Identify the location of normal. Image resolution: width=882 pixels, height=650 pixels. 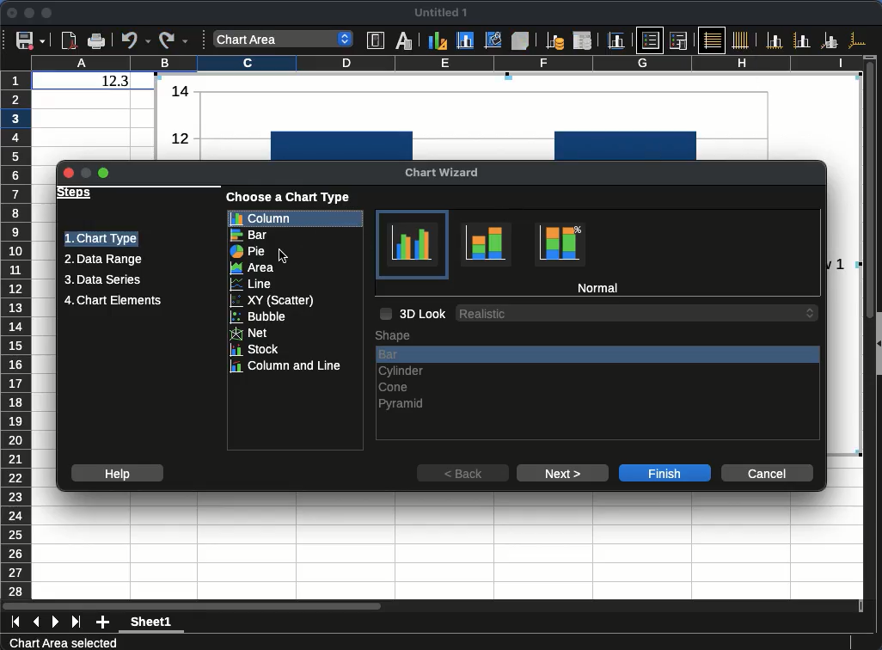
(598, 287).